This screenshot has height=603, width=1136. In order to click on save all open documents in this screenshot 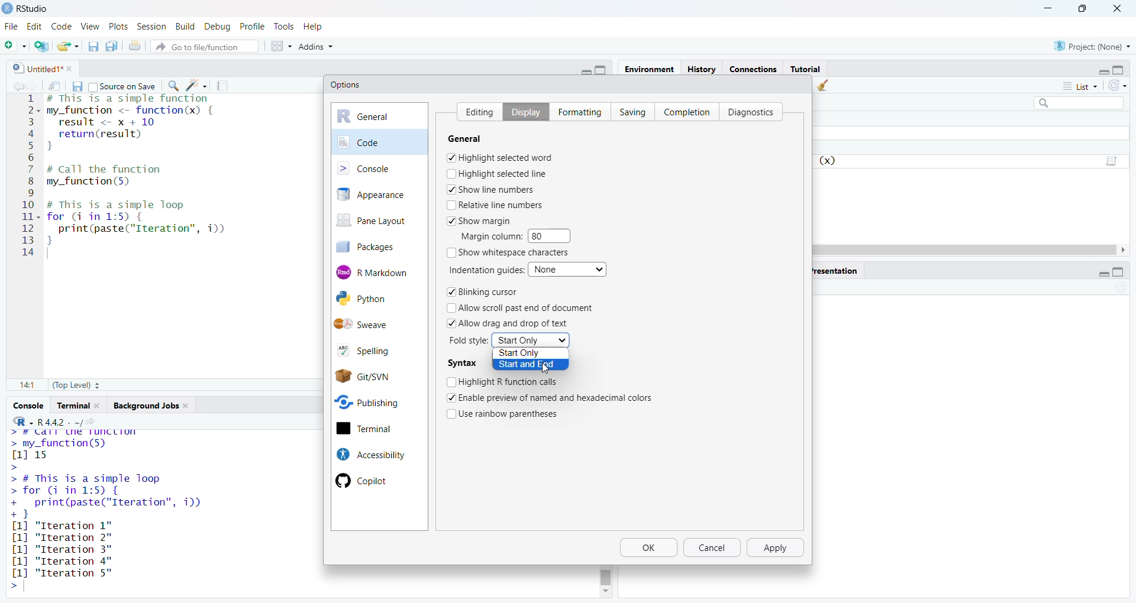, I will do `click(112, 46)`.